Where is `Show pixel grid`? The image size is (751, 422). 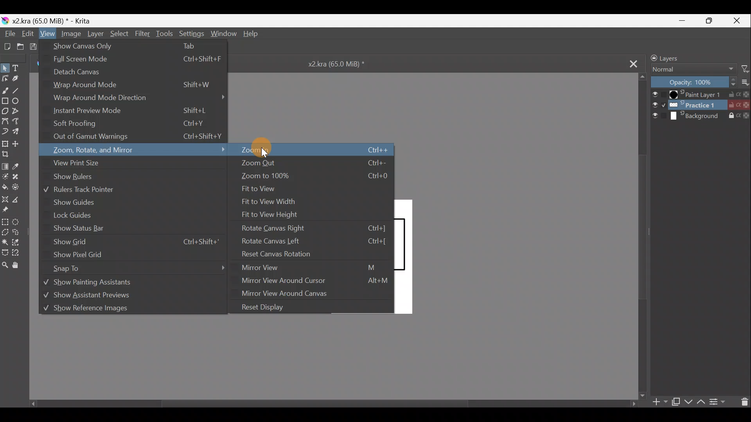
Show pixel grid is located at coordinates (127, 255).